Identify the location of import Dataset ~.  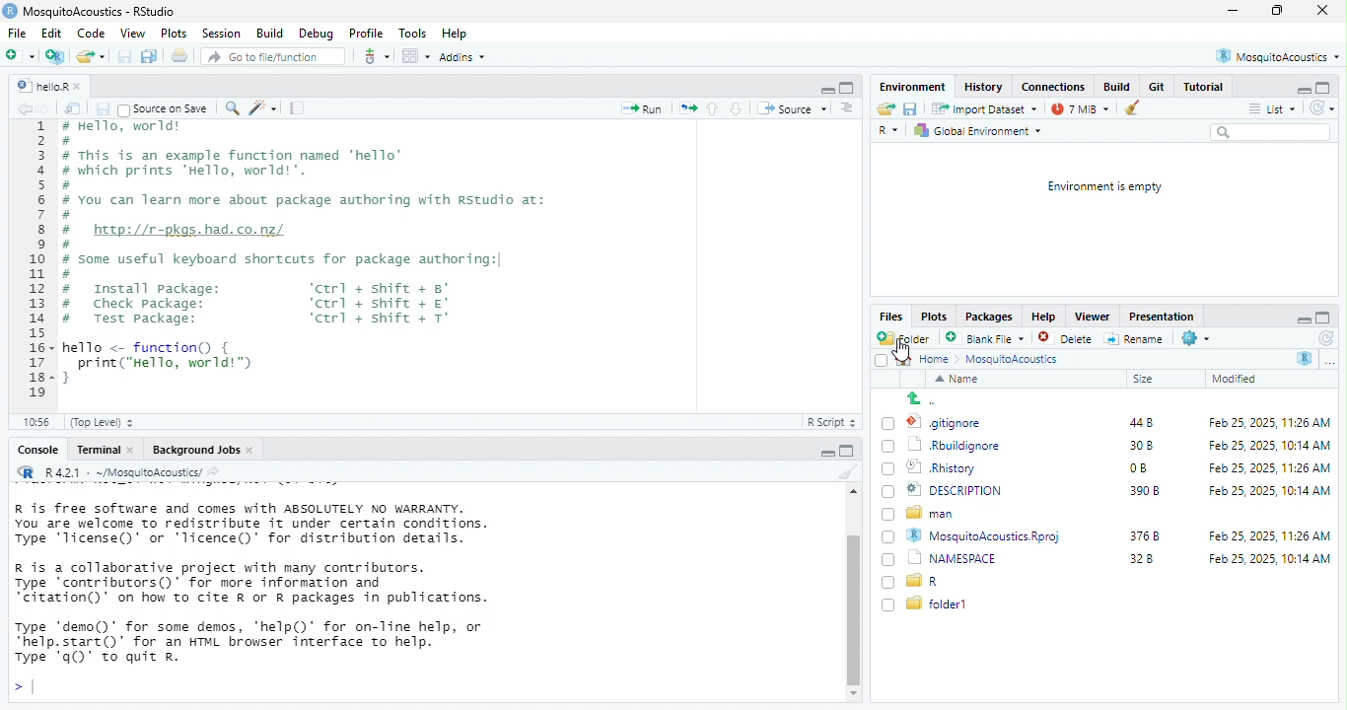
(988, 108).